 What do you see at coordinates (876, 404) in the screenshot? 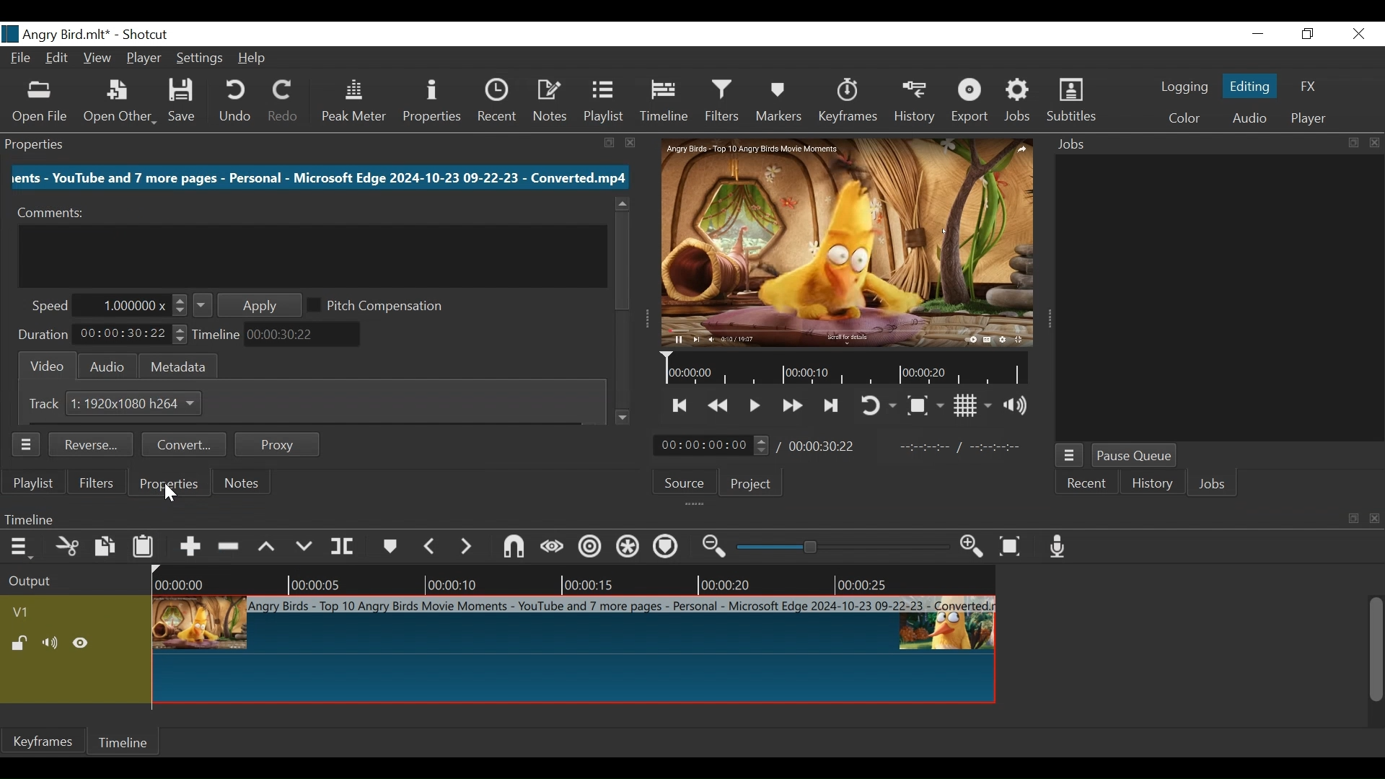
I see `Toggle player looping` at bounding box center [876, 404].